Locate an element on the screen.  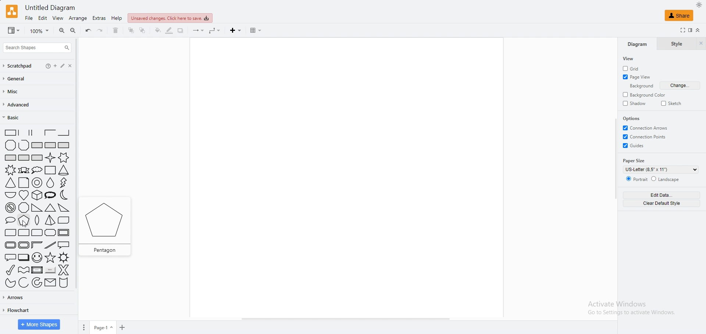
button is located at coordinates (37, 270).